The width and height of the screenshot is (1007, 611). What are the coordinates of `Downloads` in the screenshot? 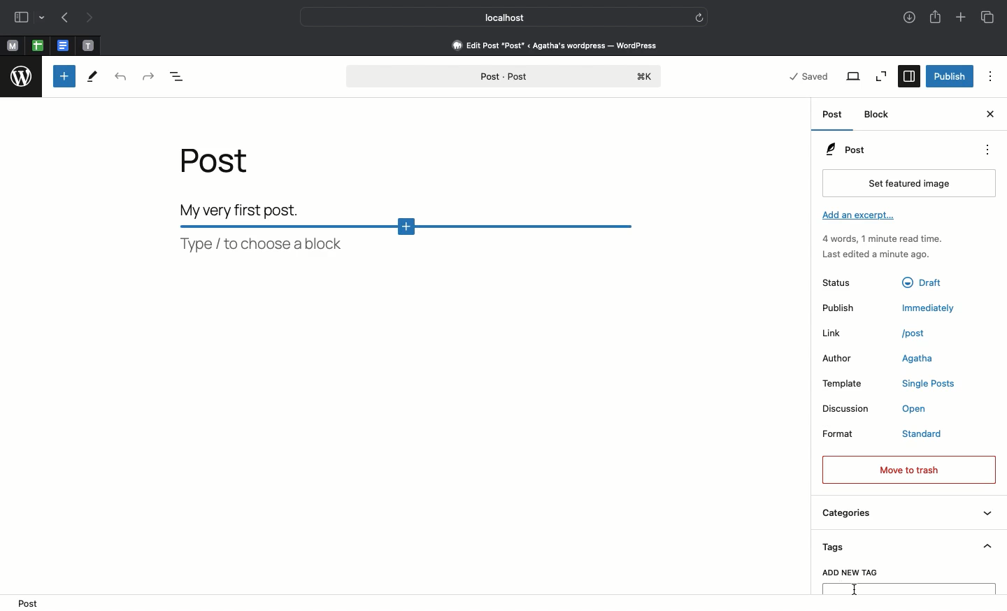 It's located at (907, 16).